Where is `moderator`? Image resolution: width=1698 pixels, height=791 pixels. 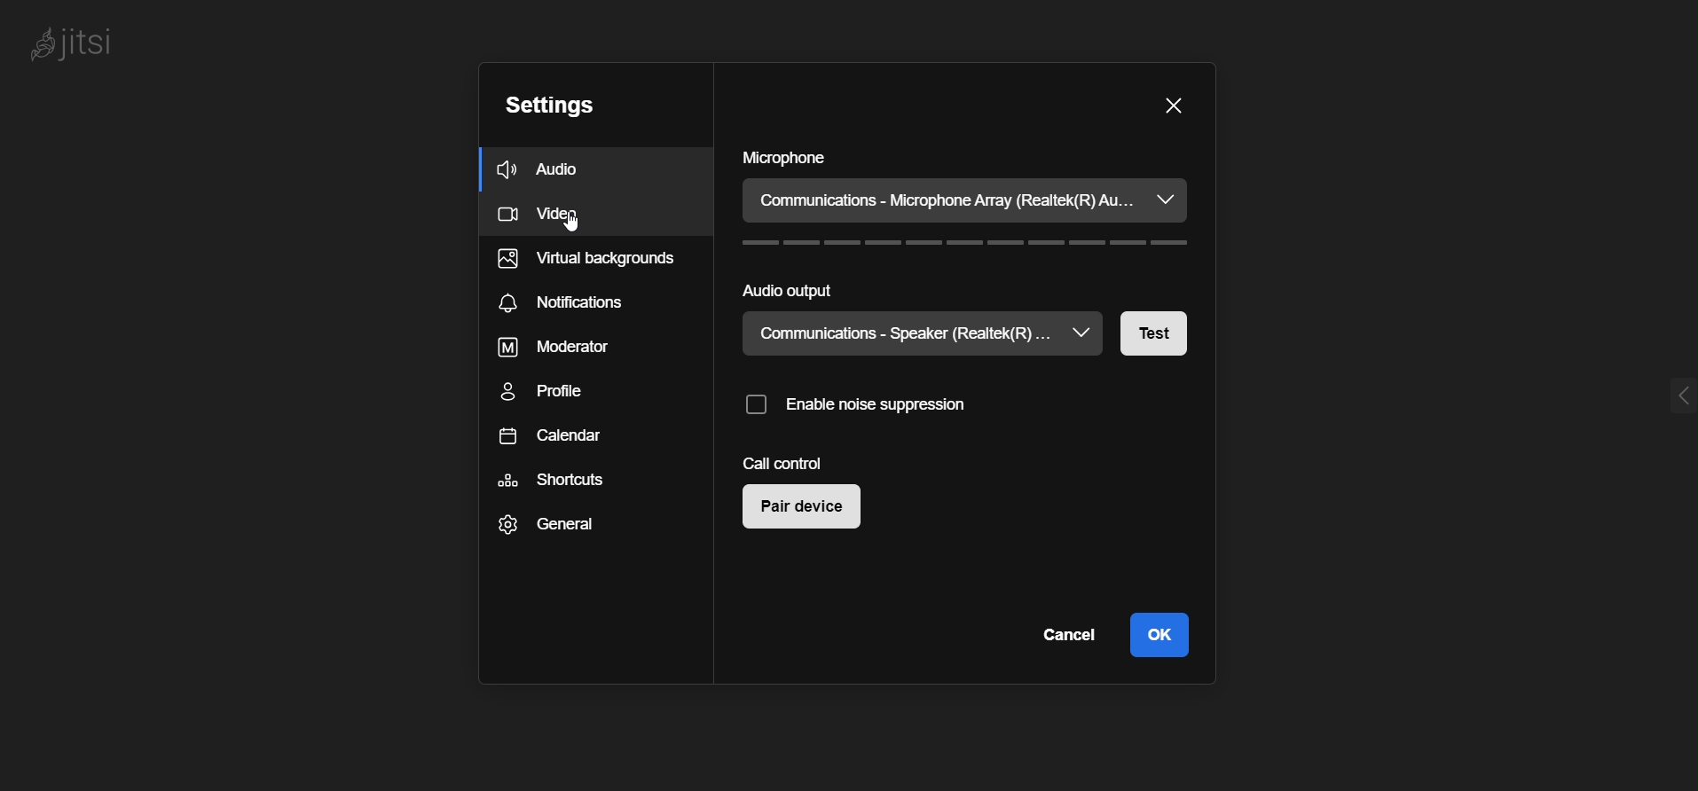 moderator is located at coordinates (568, 349).